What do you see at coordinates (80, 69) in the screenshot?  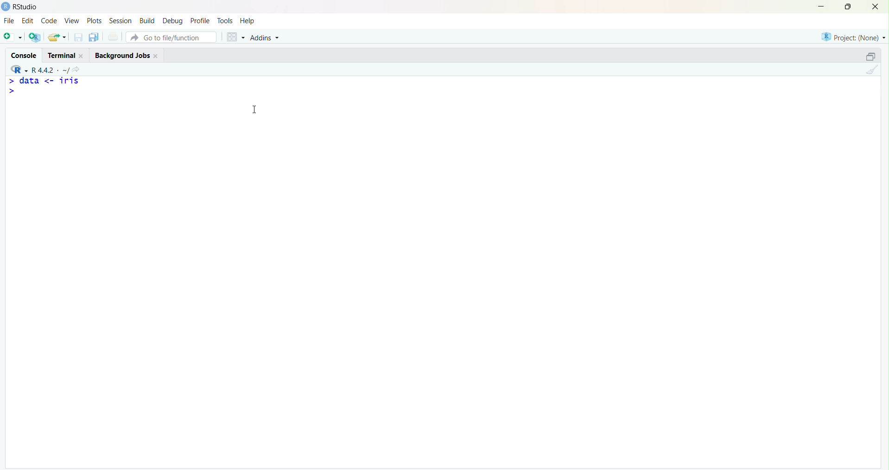 I see `View the current working directory` at bounding box center [80, 69].